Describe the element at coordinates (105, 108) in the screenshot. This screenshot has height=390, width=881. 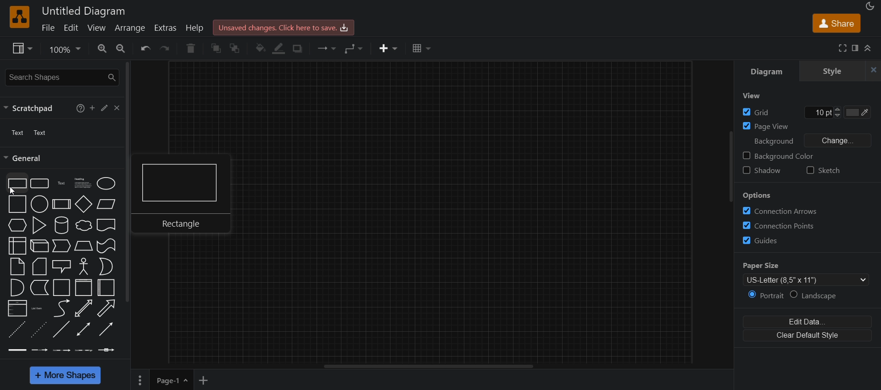
I see `edit` at that location.